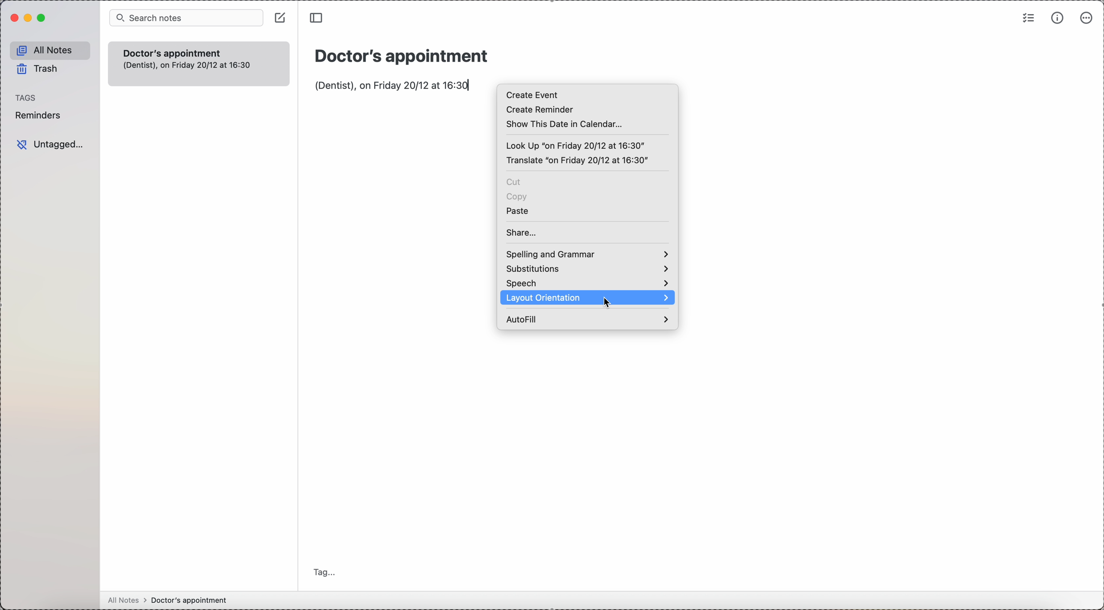 The width and height of the screenshot is (1104, 610). Describe the element at coordinates (586, 269) in the screenshot. I see `substitutions` at that location.